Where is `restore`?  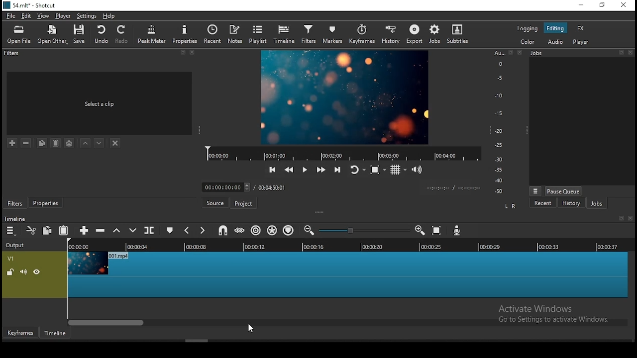
restore is located at coordinates (511, 53).